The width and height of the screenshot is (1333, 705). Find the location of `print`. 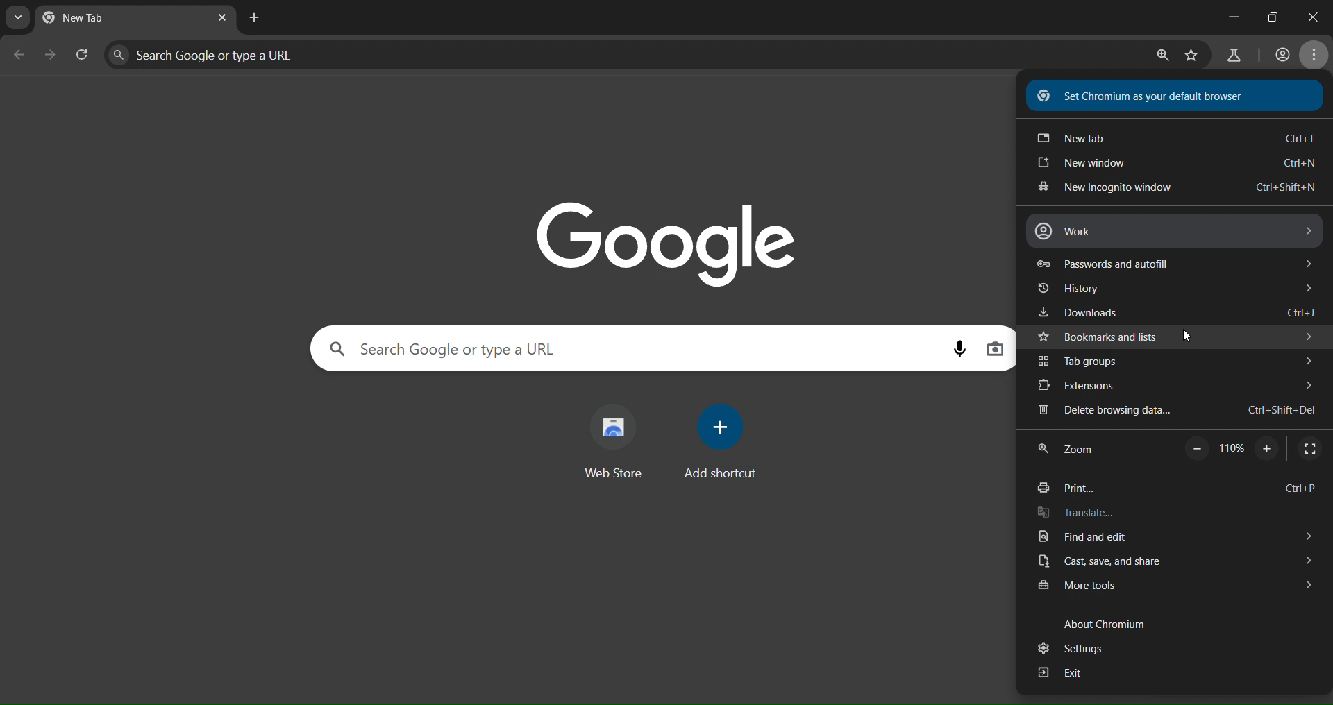

print is located at coordinates (1176, 489).